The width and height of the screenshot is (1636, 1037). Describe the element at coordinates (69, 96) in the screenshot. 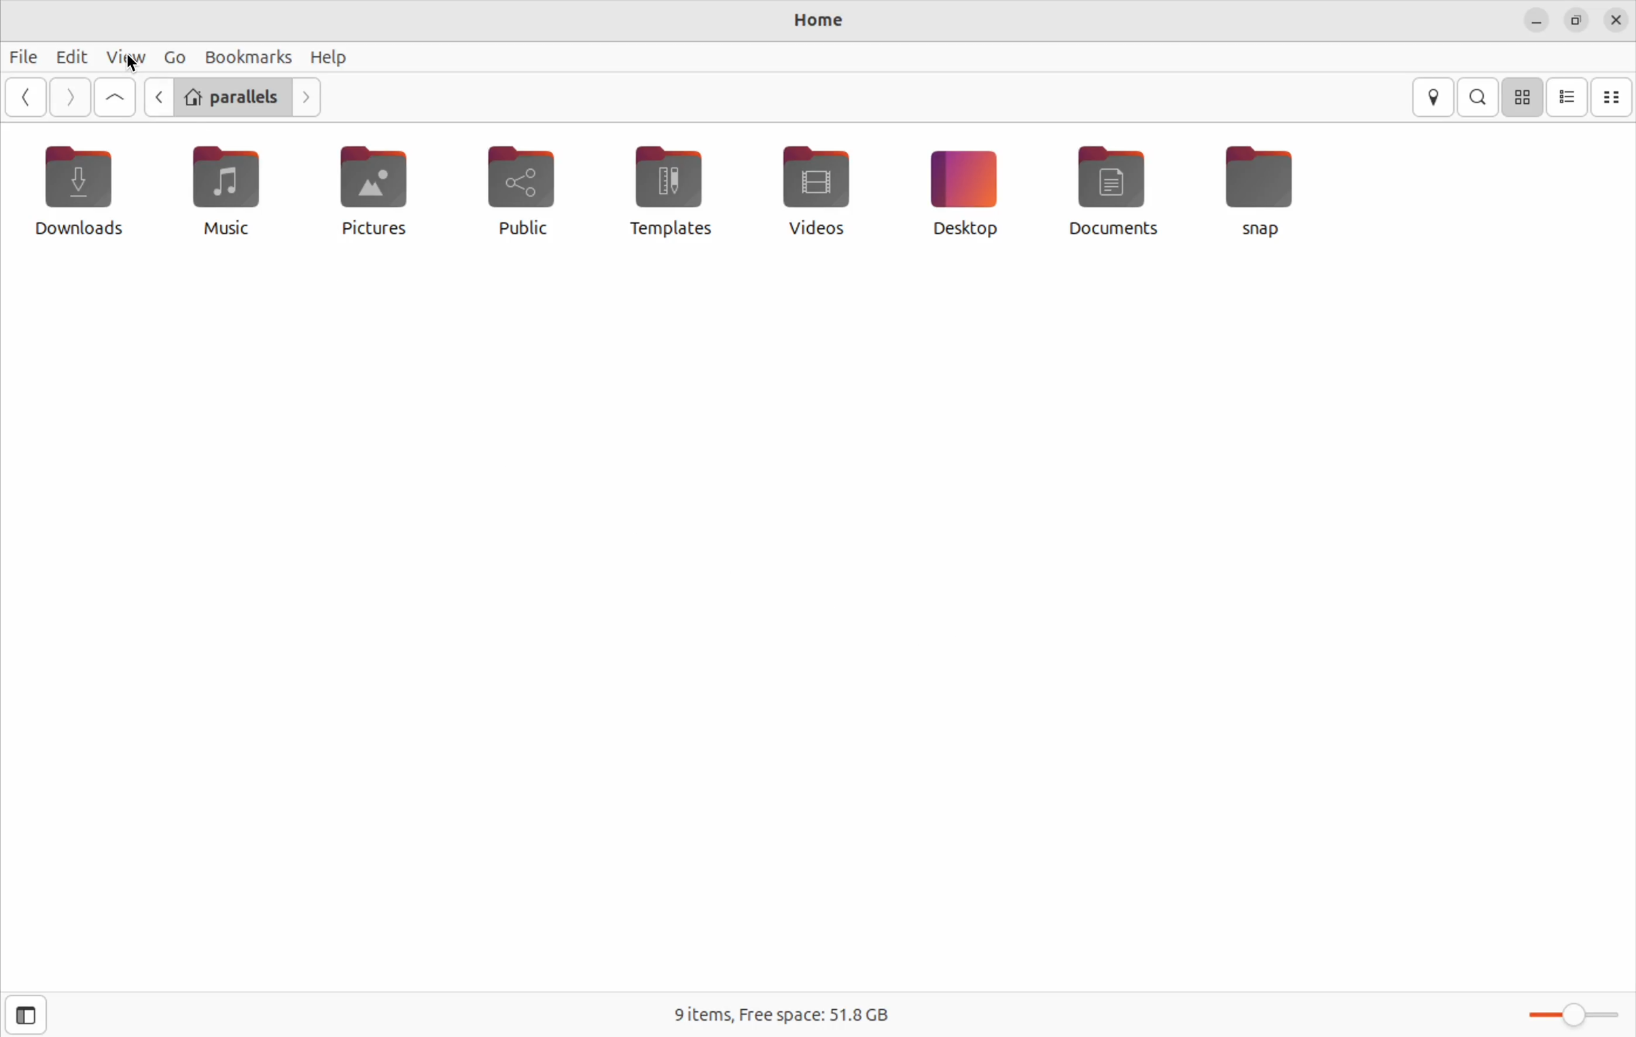

I see `Go next` at that location.